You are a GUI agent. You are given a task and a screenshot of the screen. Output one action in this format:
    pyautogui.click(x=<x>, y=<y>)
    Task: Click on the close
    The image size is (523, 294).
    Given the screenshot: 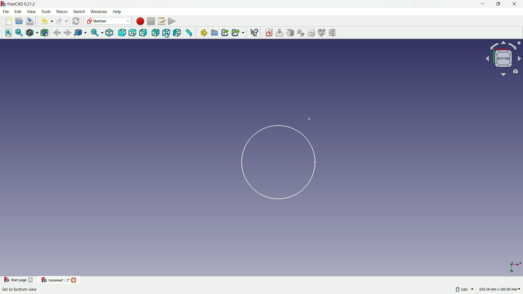 What is the action you would take?
    pyautogui.click(x=32, y=280)
    